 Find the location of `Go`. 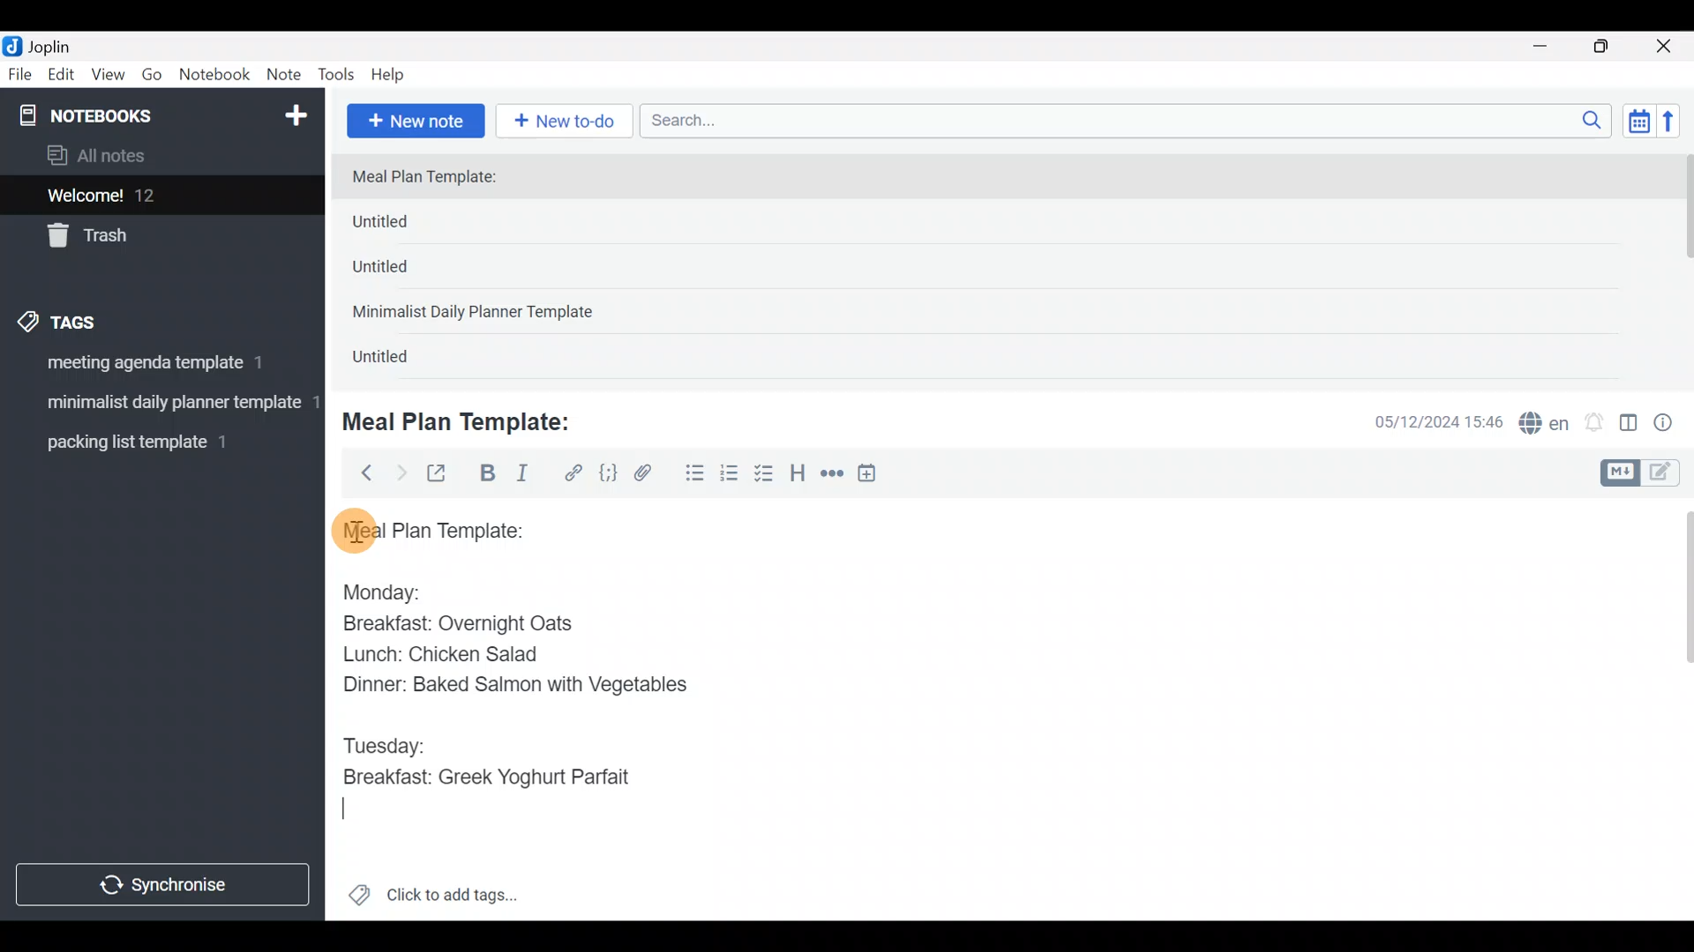

Go is located at coordinates (152, 78).